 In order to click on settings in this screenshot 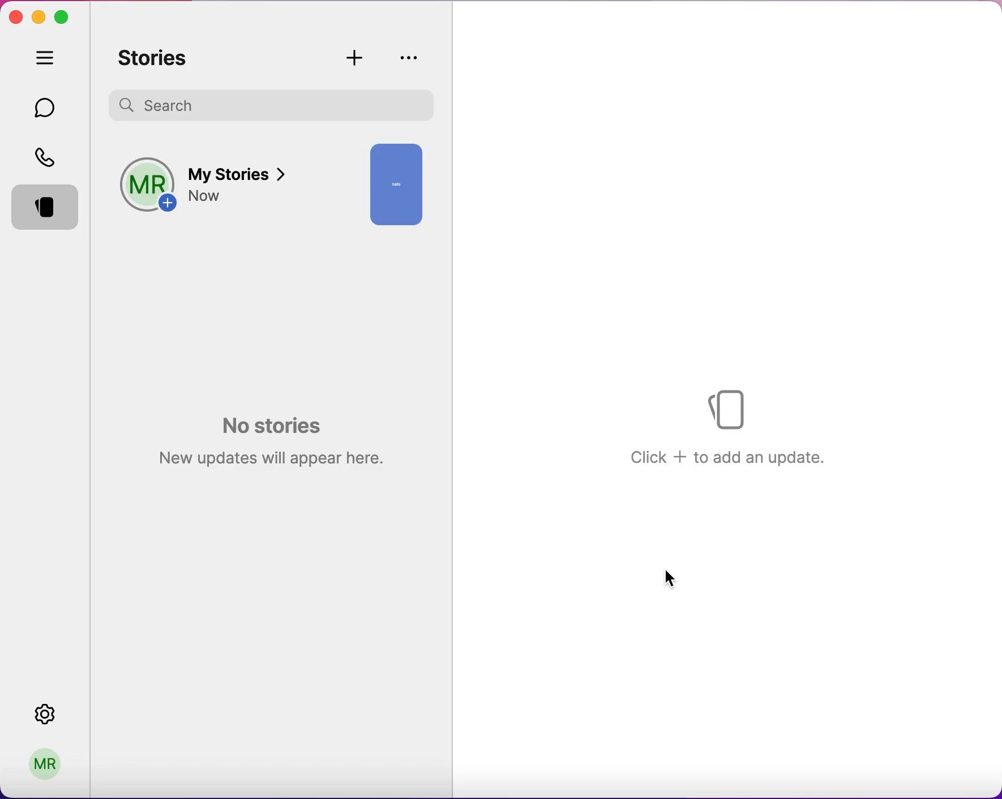, I will do `click(57, 714)`.